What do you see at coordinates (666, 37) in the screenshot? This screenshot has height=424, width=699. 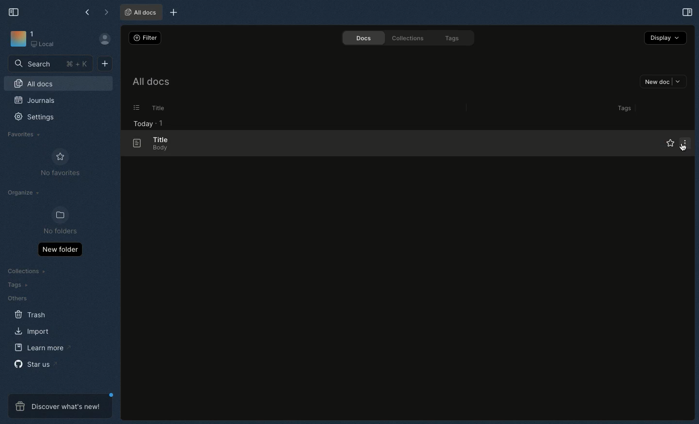 I see `Display` at bounding box center [666, 37].